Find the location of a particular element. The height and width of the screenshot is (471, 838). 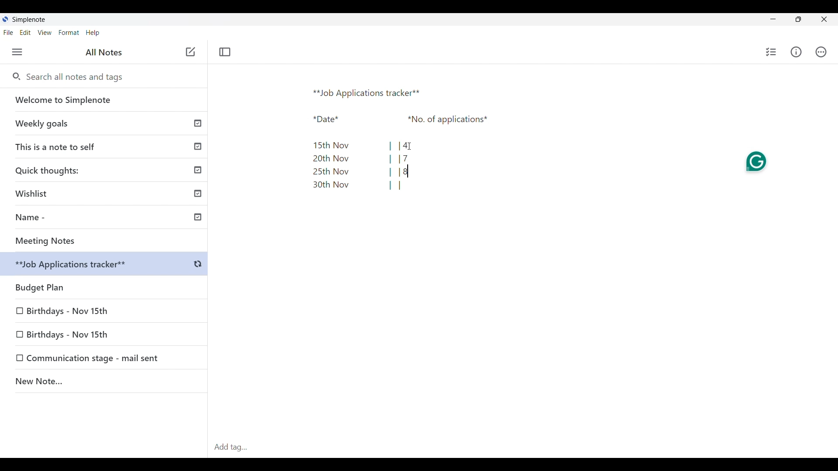

Edit is located at coordinates (25, 32).